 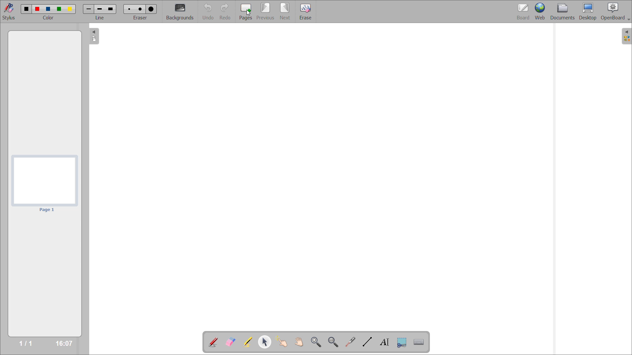 What do you see at coordinates (64, 343) in the screenshot?
I see `16:07(current time)` at bounding box center [64, 343].